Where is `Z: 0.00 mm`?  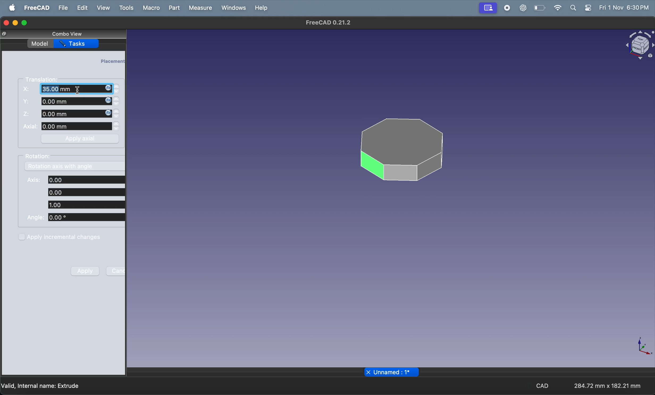
Z: 0.00 mm is located at coordinates (67, 114).